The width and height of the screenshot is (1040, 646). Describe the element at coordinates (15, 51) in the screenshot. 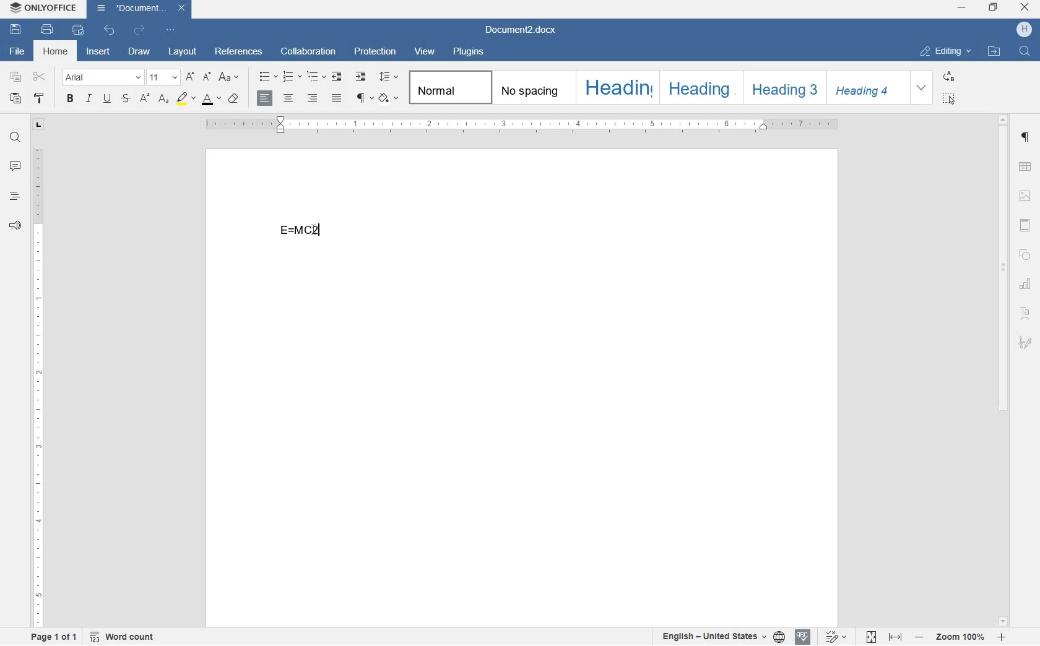

I see `file` at that location.